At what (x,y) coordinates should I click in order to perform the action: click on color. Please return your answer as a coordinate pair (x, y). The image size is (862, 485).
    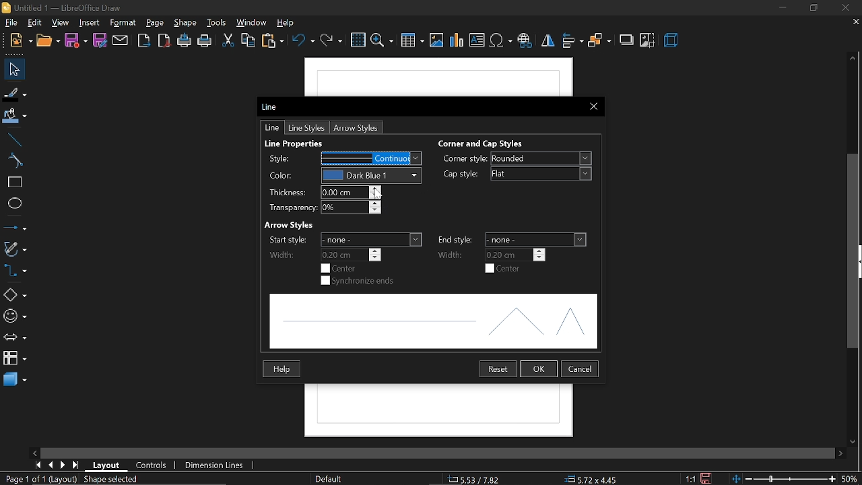
    Looking at the image, I should click on (373, 174).